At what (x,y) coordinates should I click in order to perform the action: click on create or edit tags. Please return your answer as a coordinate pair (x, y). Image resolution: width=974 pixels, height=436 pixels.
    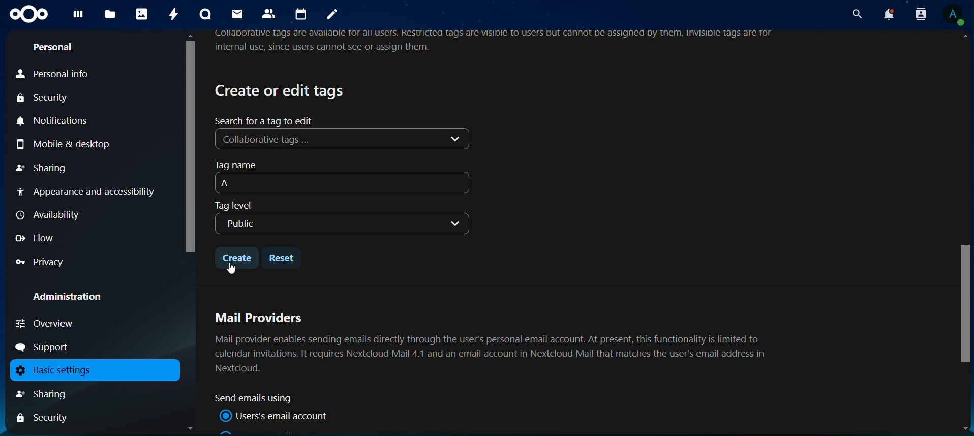
    Looking at the image, I should click on (281, 90).